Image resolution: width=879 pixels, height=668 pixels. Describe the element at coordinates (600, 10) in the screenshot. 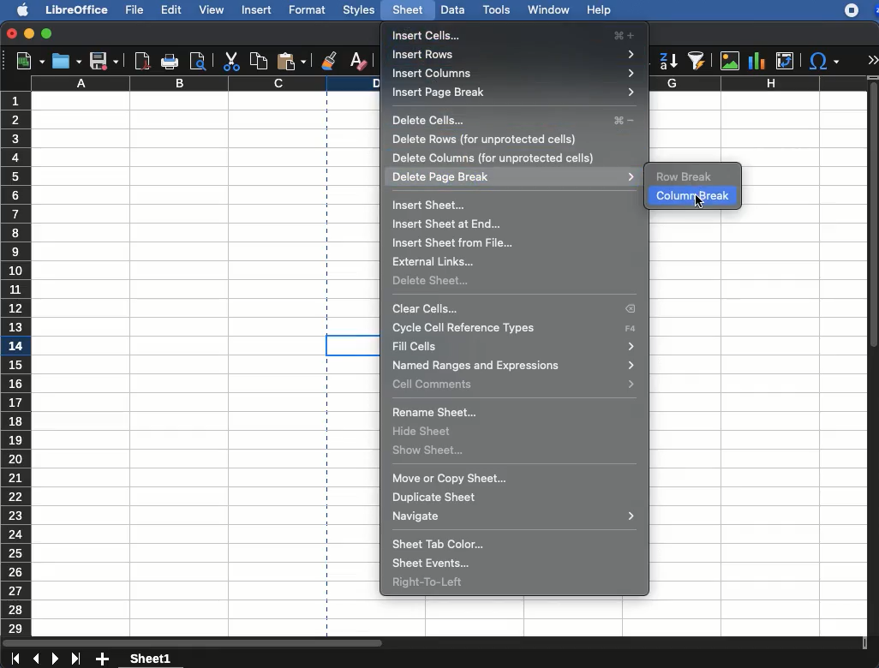

I see `help` at that location.